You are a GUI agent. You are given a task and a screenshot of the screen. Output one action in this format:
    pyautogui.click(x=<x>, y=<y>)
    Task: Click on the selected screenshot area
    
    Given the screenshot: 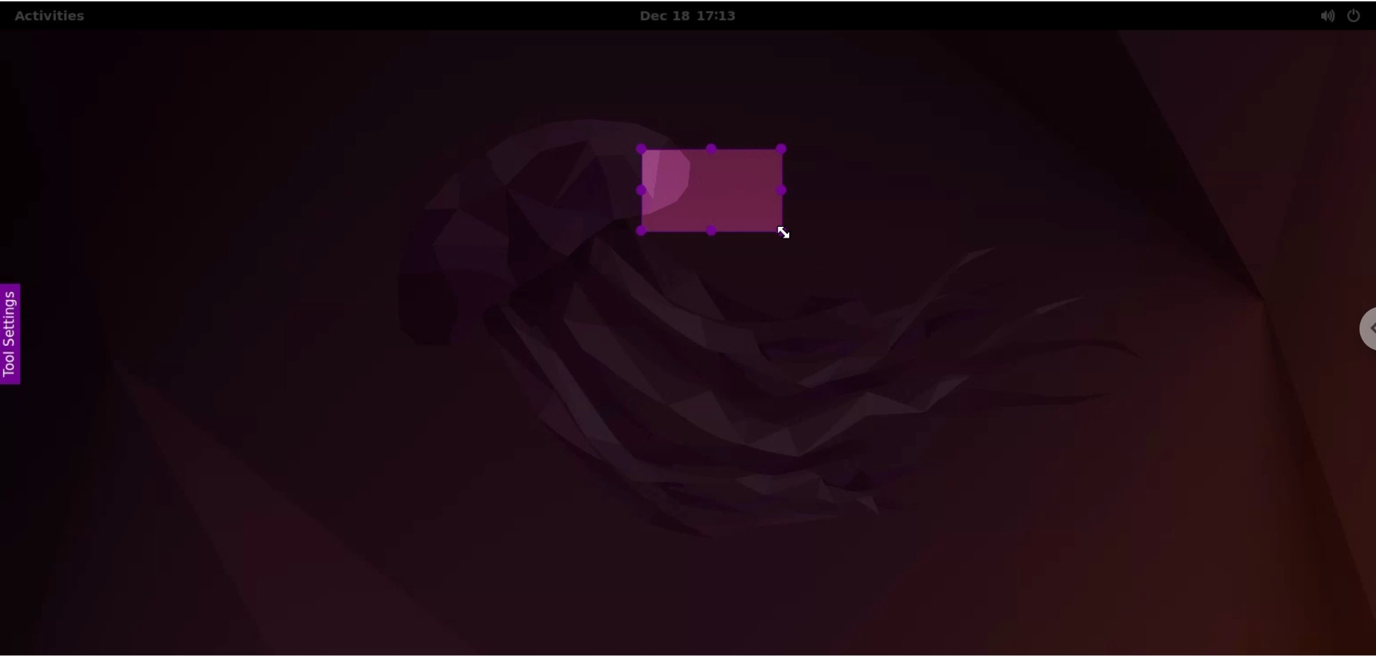 What is the action you would take?
    pyautogui.click(x=711, y=189)
    